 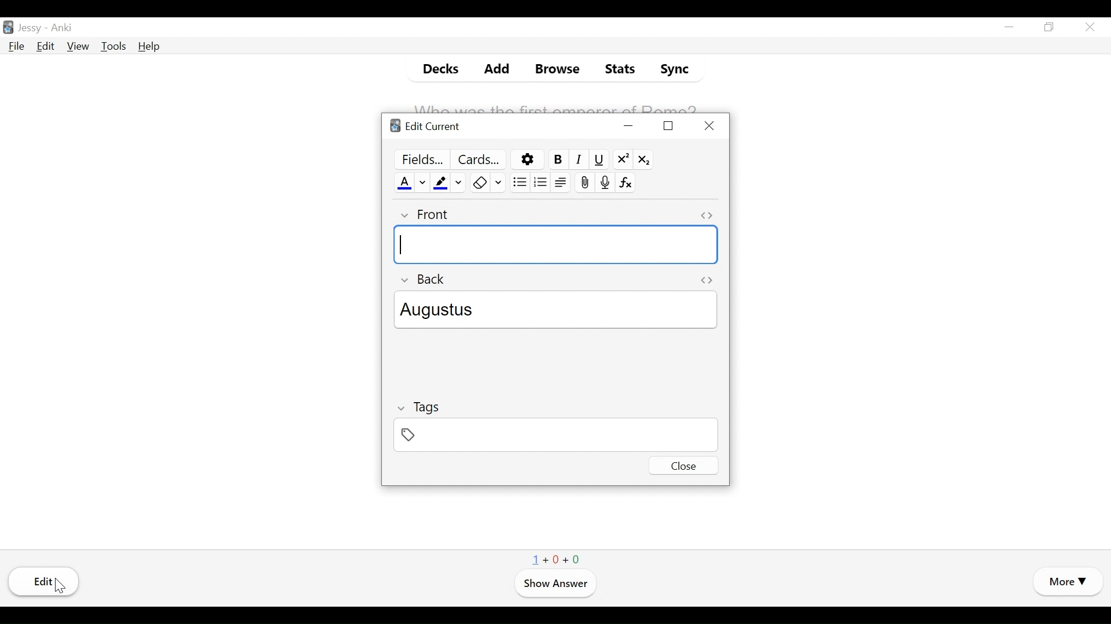 I want to click on Italics, so click(x=579, y=159).